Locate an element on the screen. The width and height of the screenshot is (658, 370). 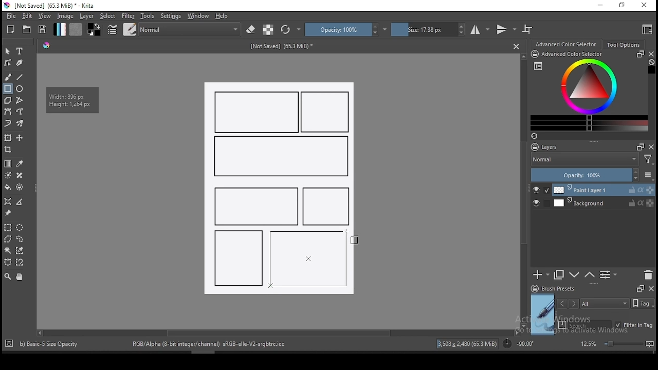
Refresh is located at coordinates (538, 137).